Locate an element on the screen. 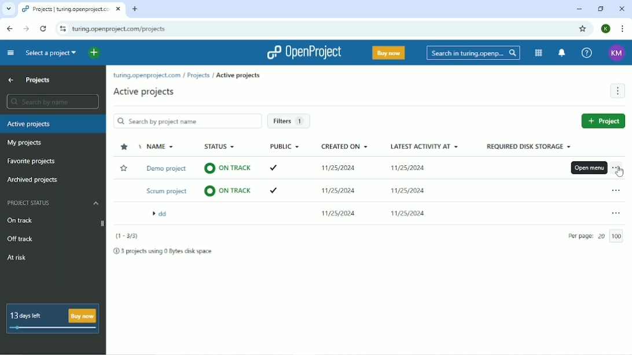  cursor is located at coordinates (619, 173).